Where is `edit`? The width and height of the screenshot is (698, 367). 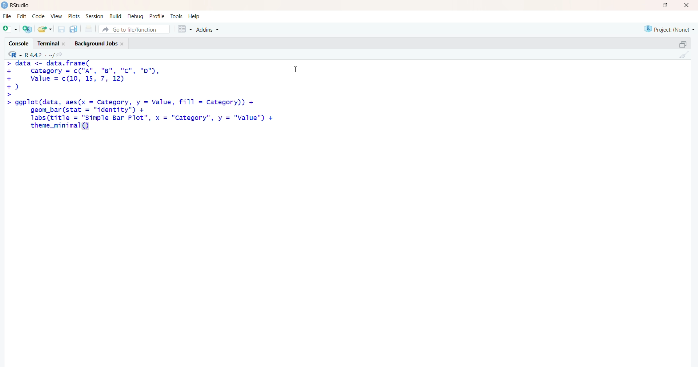 edit is located at coordinates (22, 16).